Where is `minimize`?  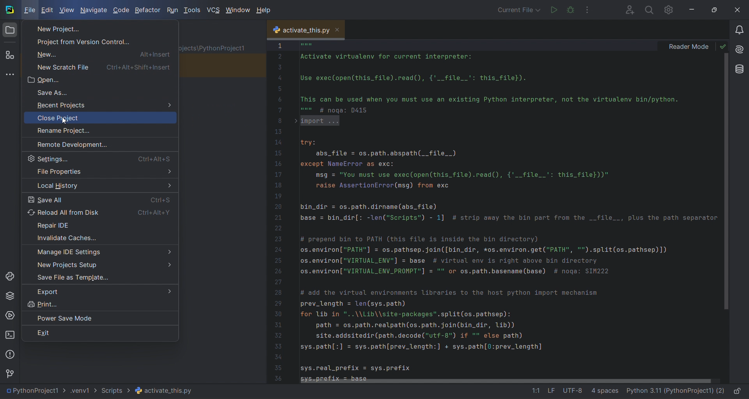 minimize is located at coordinates (690, 9).